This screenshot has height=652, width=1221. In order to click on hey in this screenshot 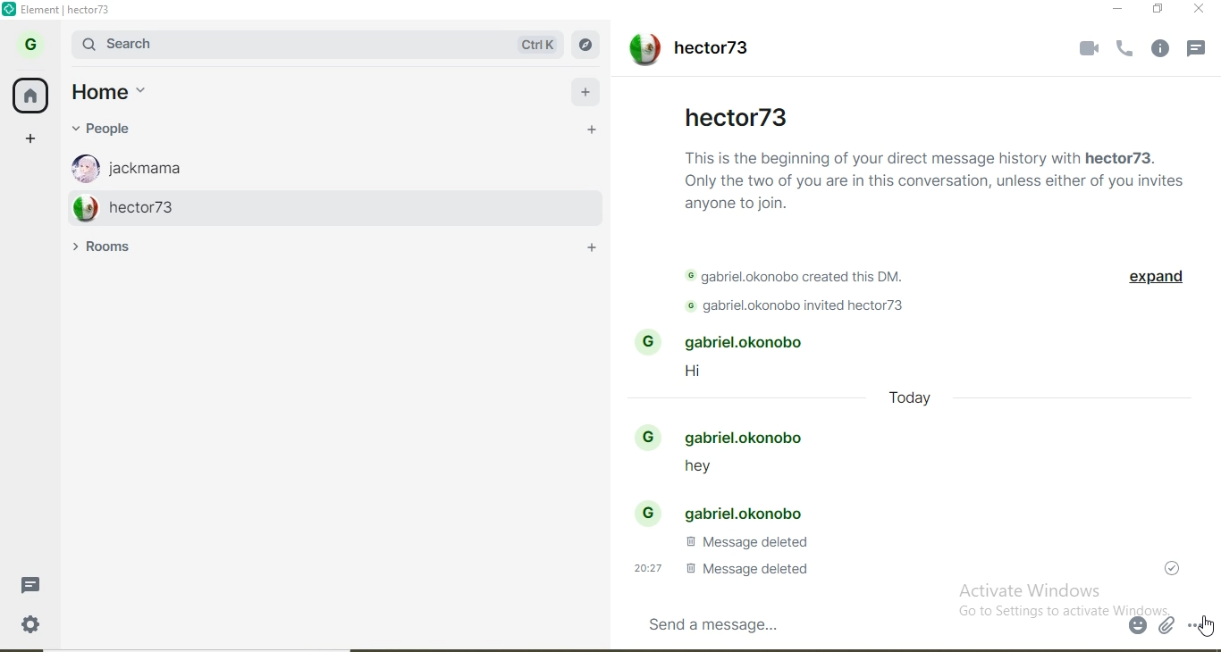, I will do `click(690, 471)`.